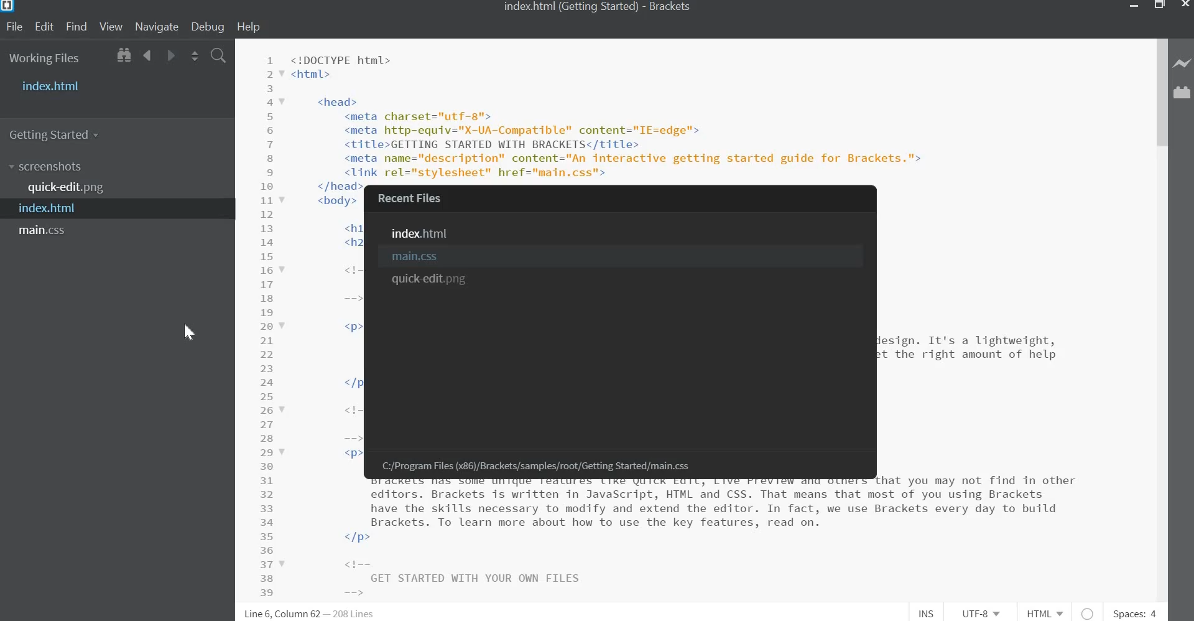 This screenshot has height=621, width=1194. I want to click on editor area, so click(1017, 393).